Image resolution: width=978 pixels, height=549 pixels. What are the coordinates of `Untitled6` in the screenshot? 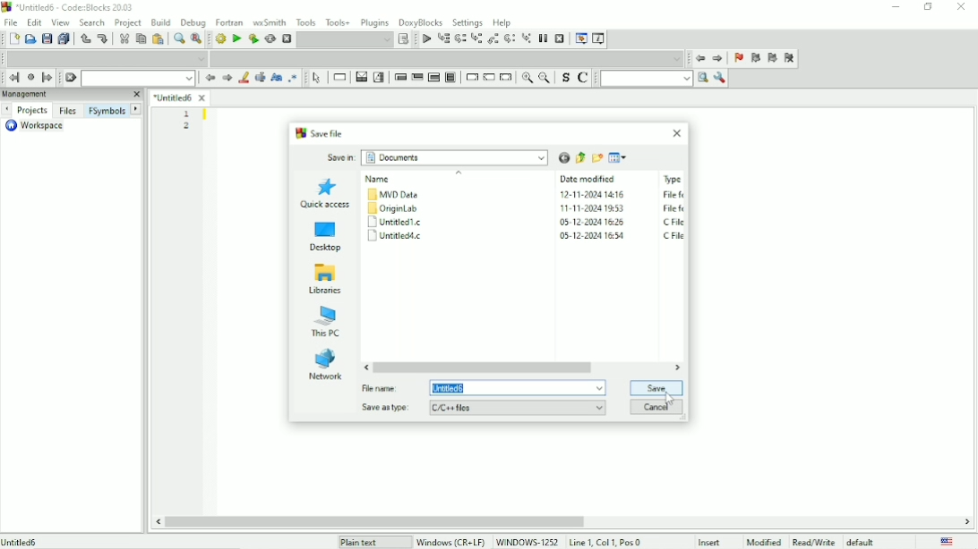 It's located at (181, 97).